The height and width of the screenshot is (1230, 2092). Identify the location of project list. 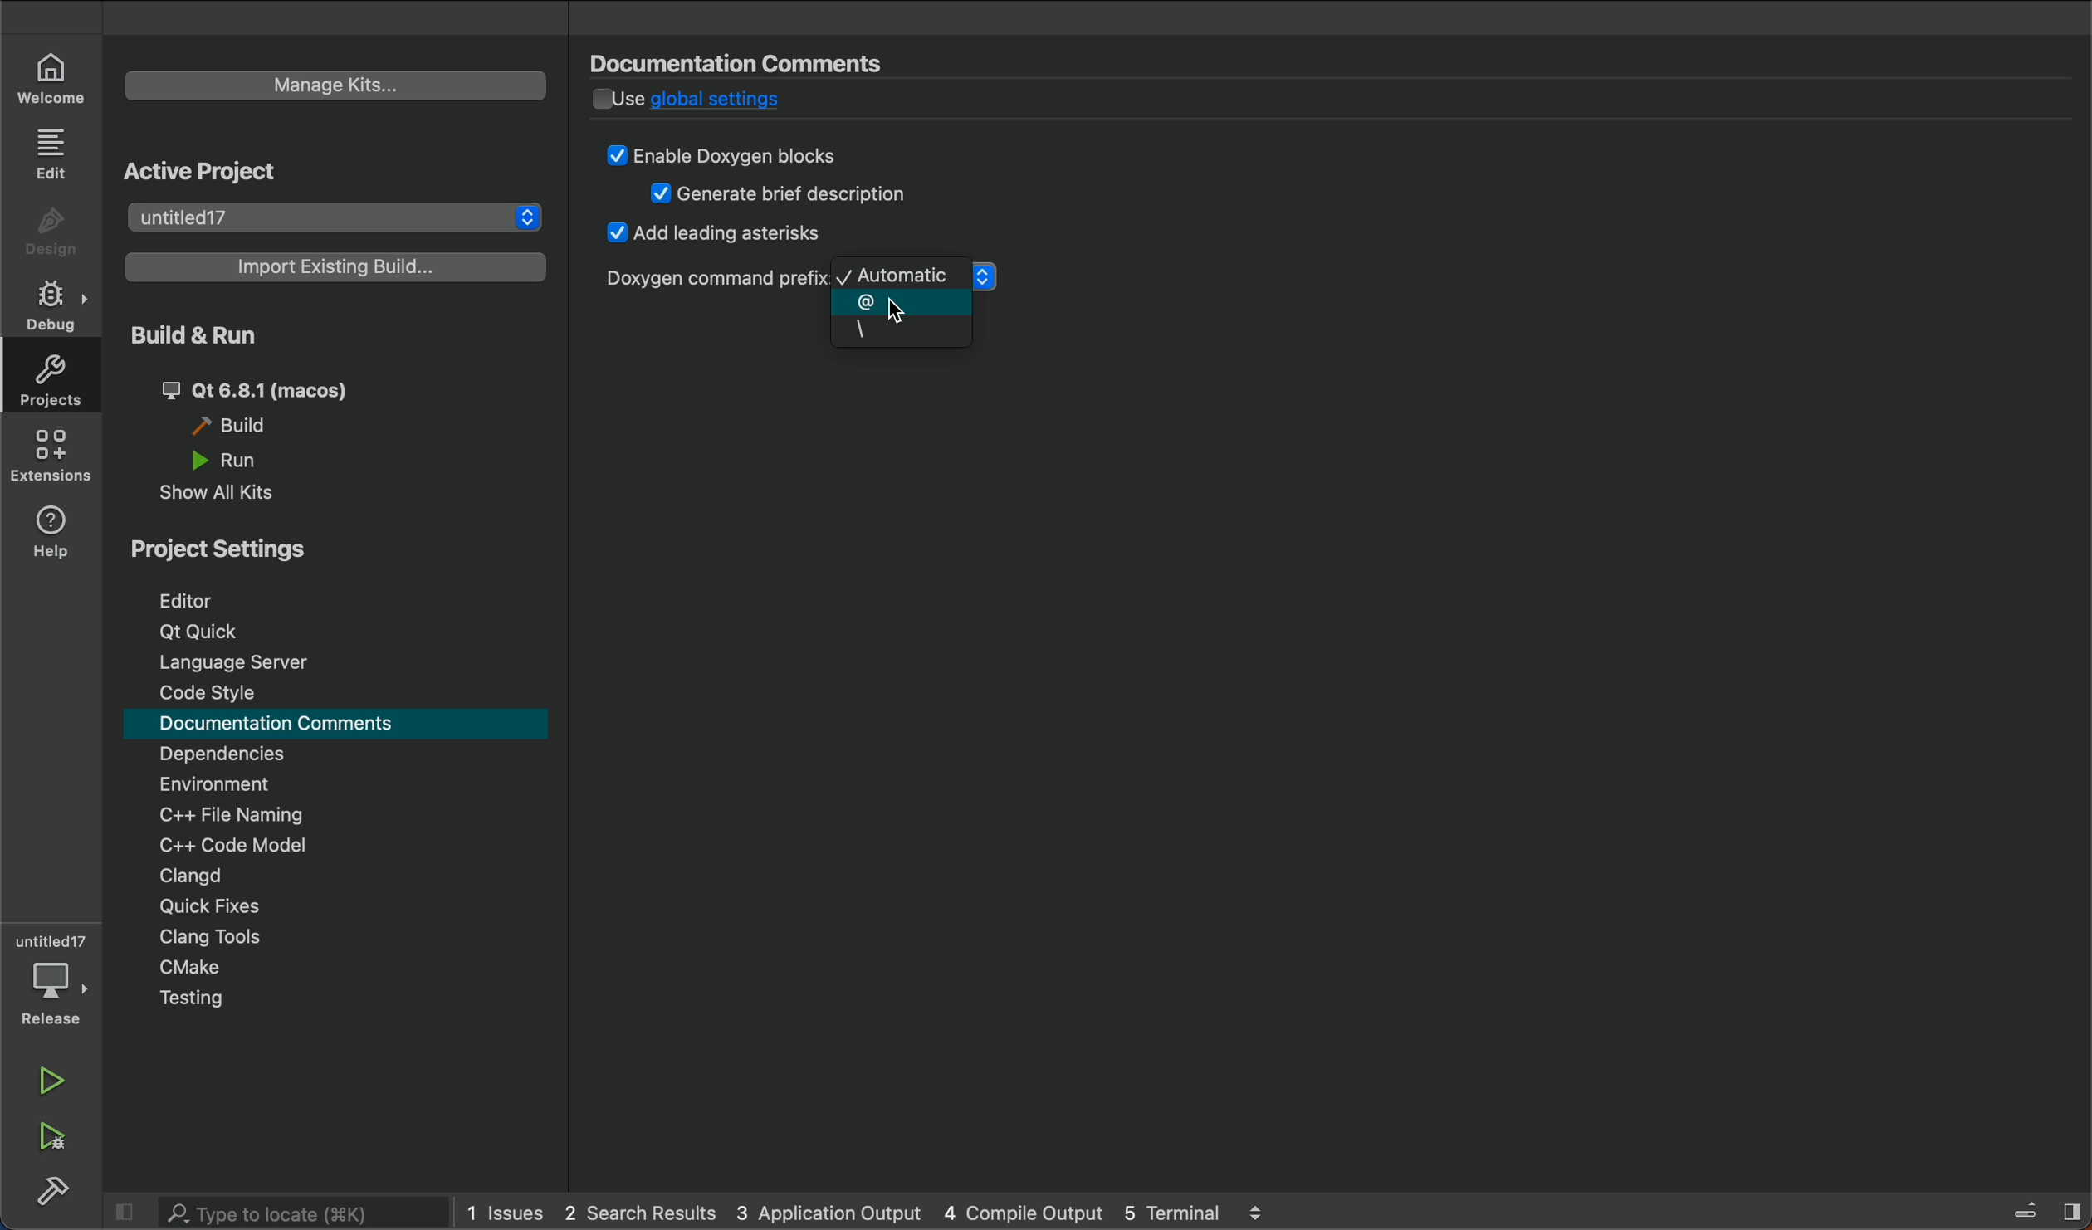
(334, 214).